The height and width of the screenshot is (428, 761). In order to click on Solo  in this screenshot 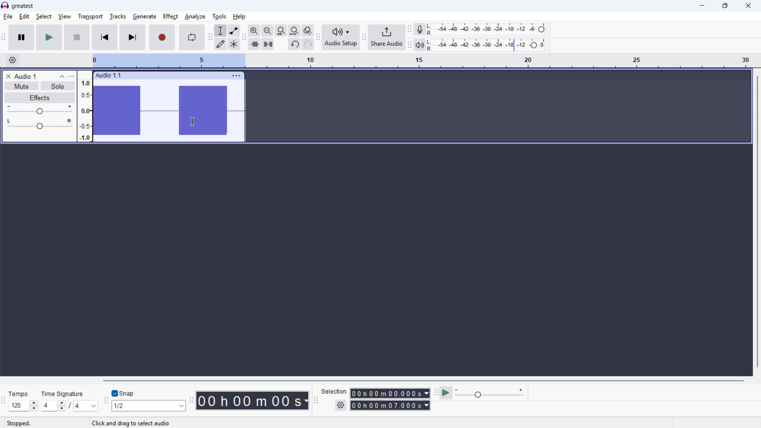, I will do `click(58, 86)`.